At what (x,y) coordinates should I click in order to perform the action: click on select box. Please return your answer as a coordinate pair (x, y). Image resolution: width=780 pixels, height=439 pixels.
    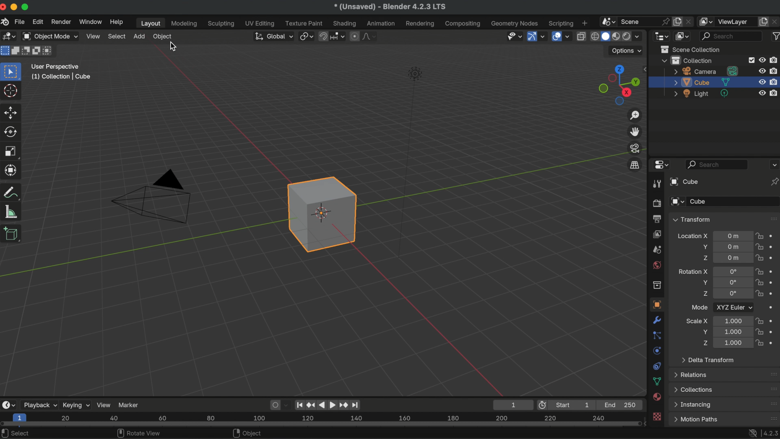
    Looking at the image, I should click on (12, 71).